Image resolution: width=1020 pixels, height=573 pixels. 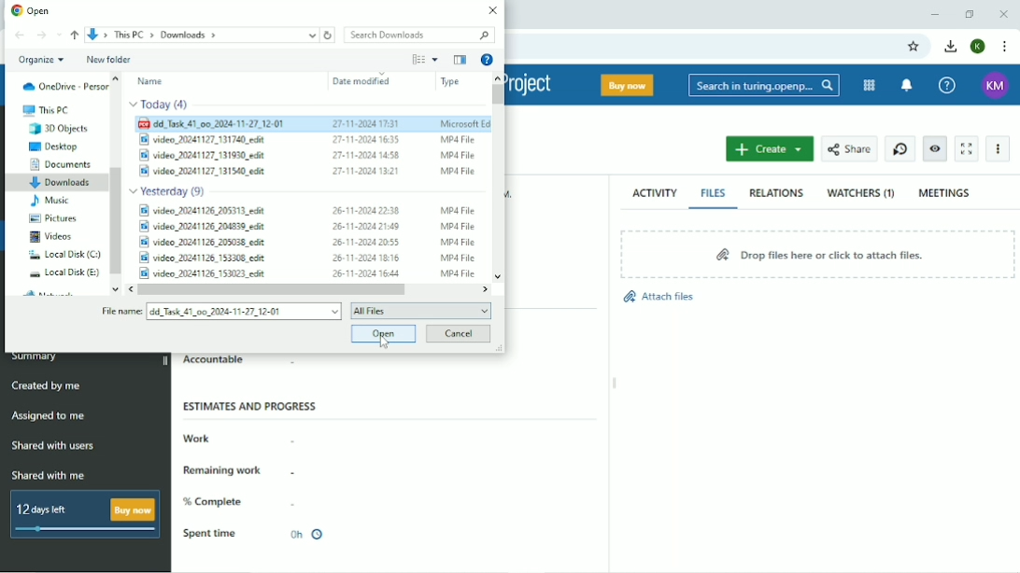 What do you see at coordinates (127, 289) in the screenshot?
I see `scroll left` at bounding box center [127, 289].